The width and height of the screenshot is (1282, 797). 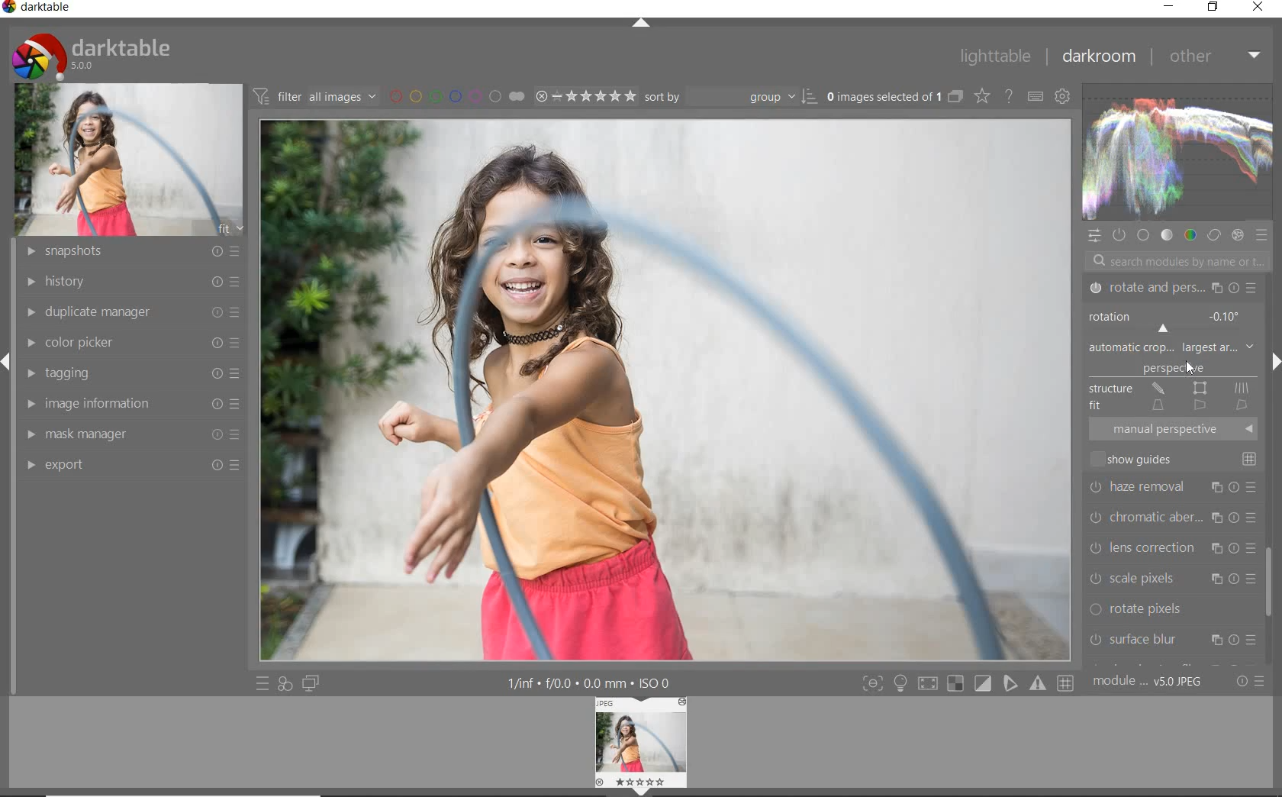 What do you see at coordinates (731, 95) in the screenshot?
I see `sort` at bounding box center [731, 95].